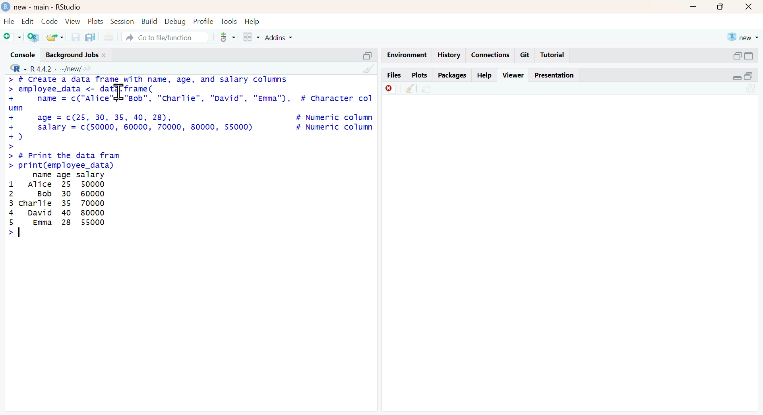 The image size is (763, 415). What do you see at coordinates (743, 36) in the screenshot?
I see `new R project` at bounding box center [743, 36].